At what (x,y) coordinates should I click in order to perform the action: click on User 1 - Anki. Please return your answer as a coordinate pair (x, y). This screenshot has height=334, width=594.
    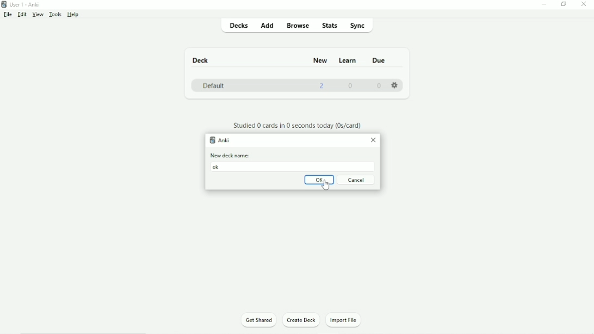
    Looking at the image, I should click on (24, 4).